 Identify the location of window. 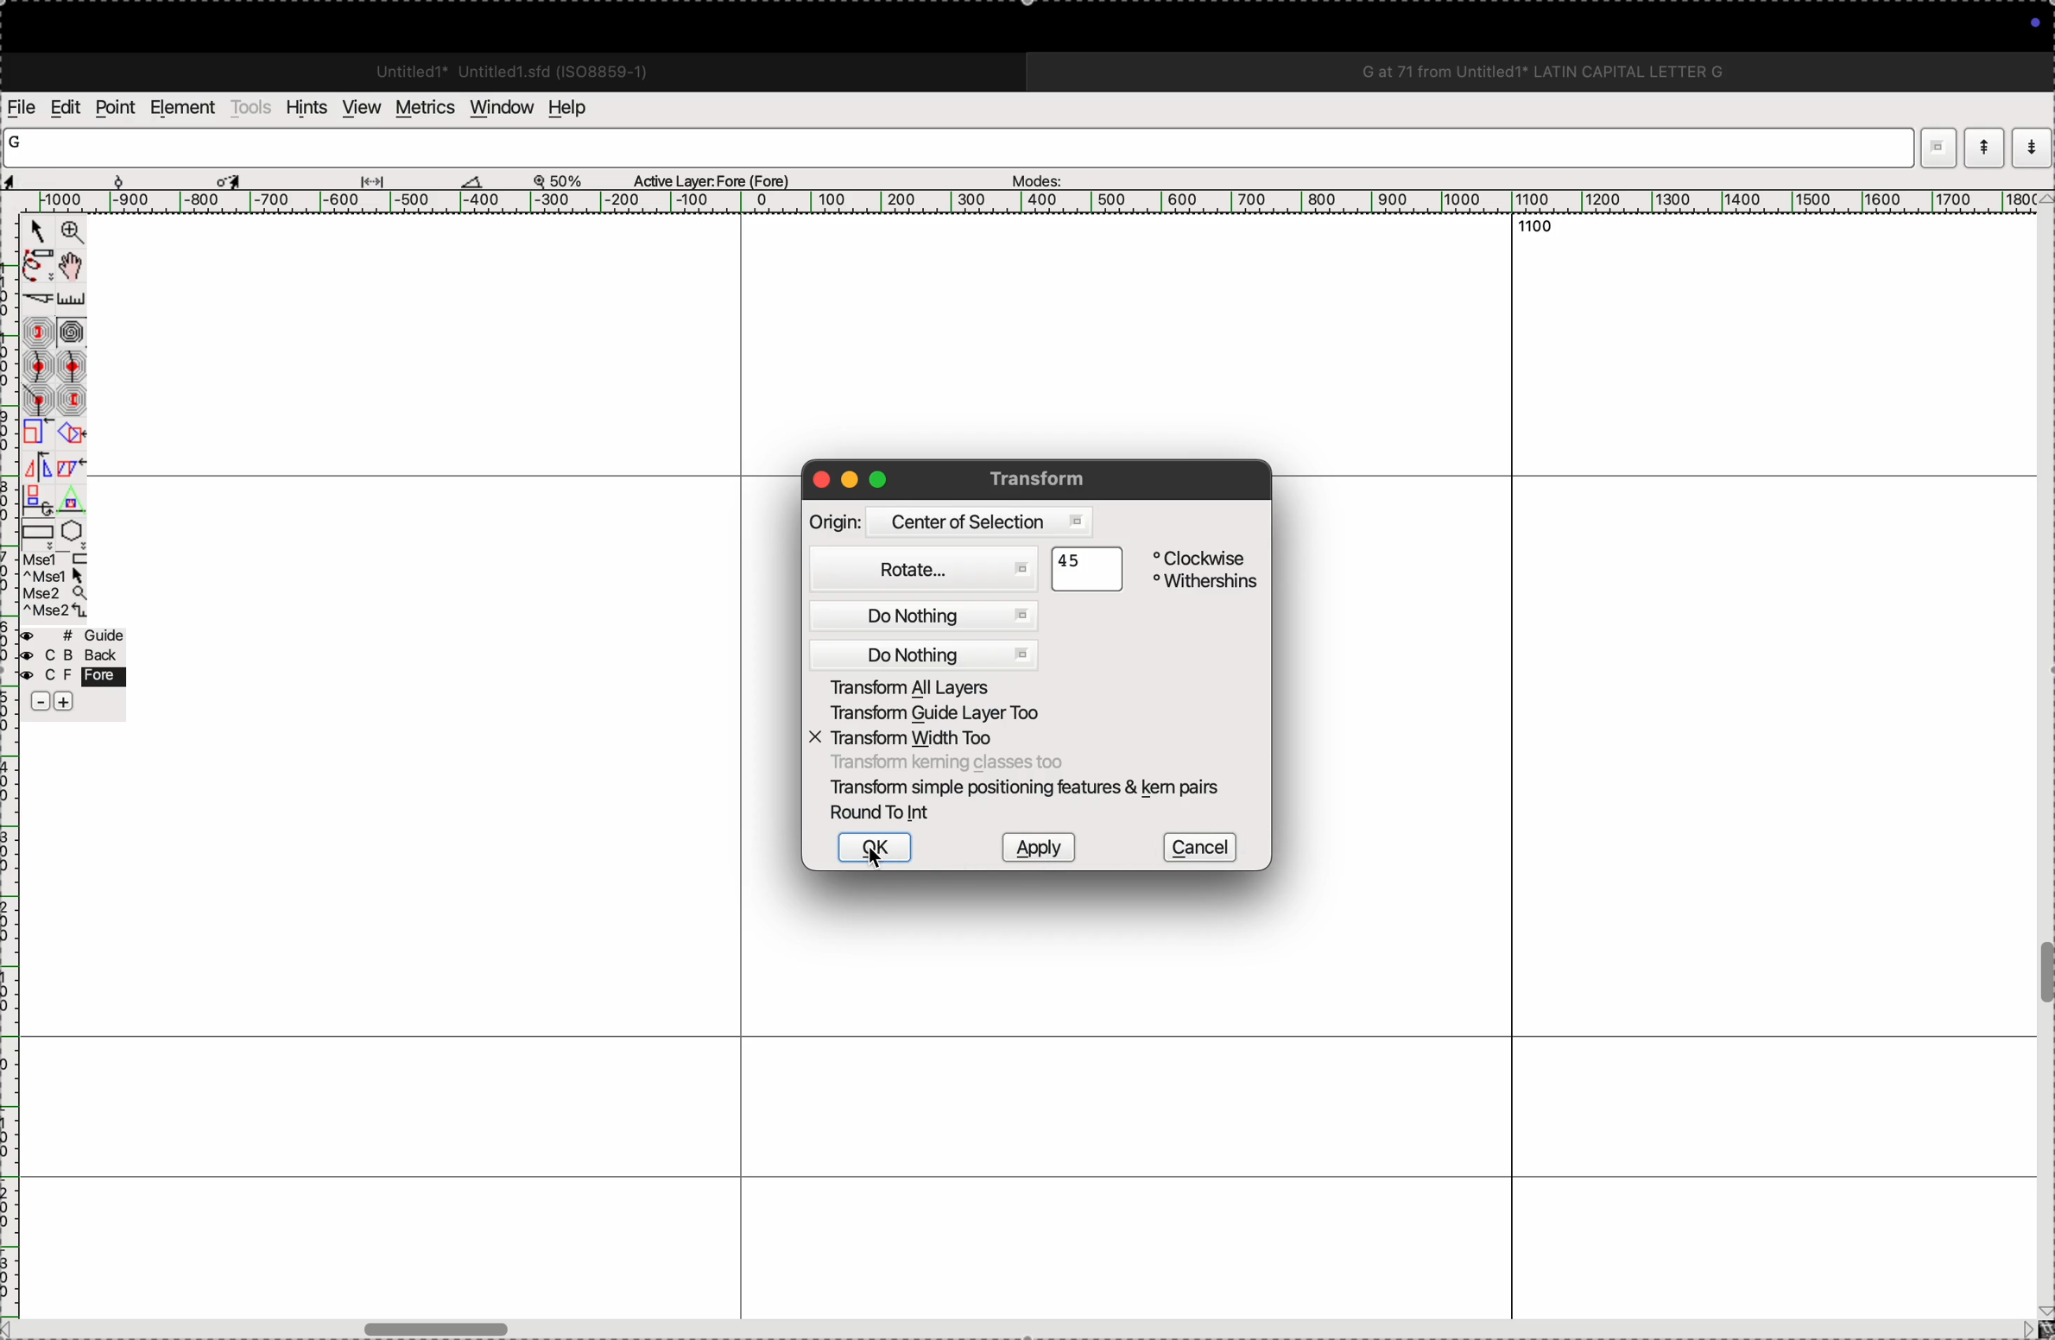
(503, 109).